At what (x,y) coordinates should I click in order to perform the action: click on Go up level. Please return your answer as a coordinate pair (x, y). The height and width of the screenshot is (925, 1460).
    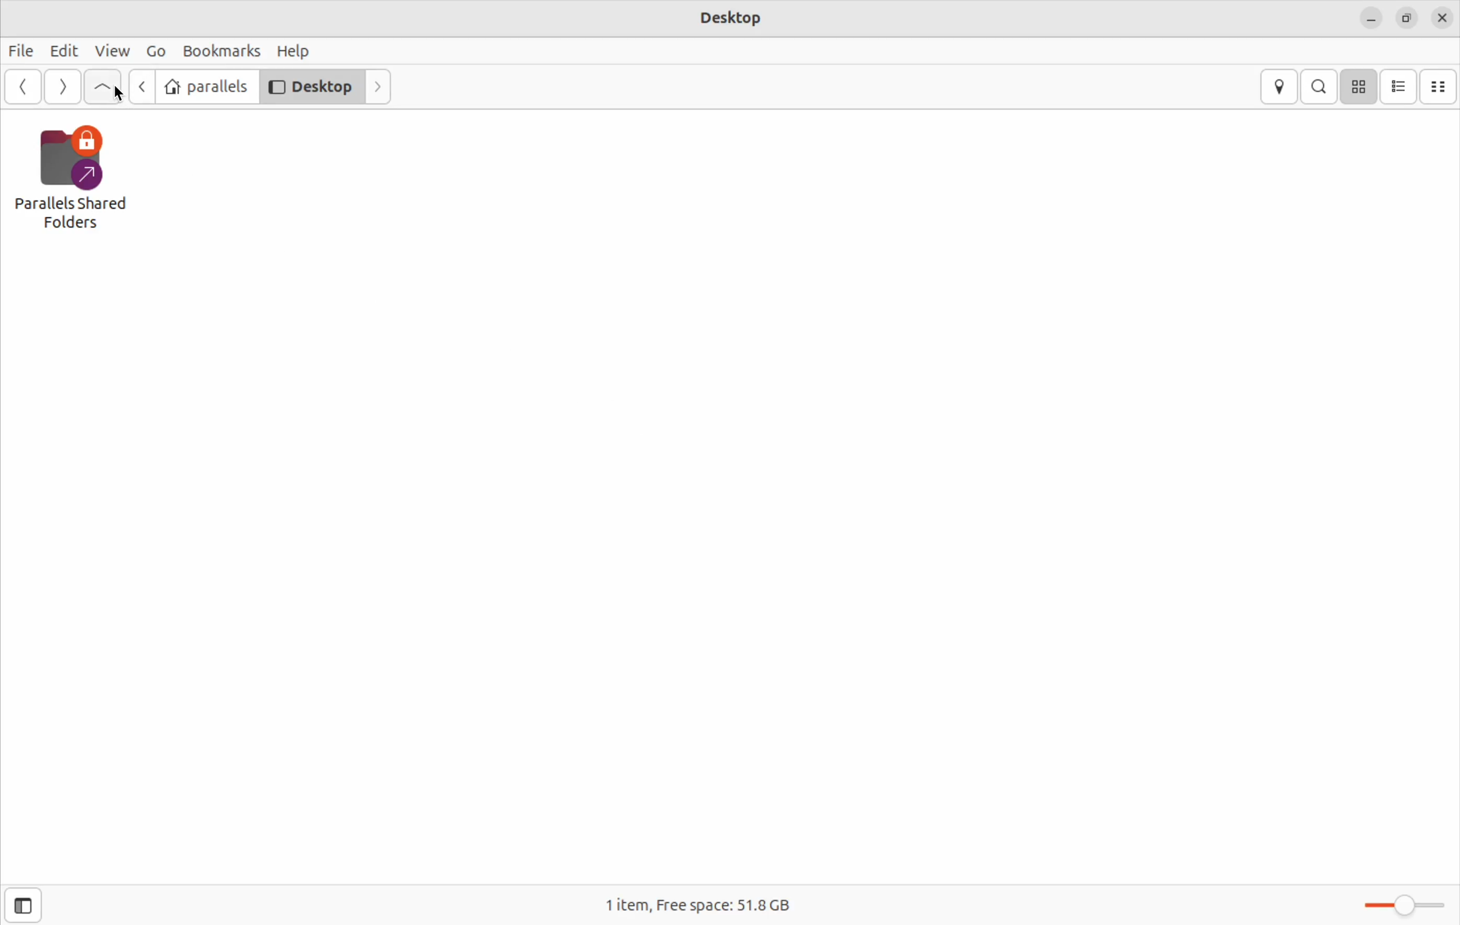
    Looking at the image, I should click on (102, 87).